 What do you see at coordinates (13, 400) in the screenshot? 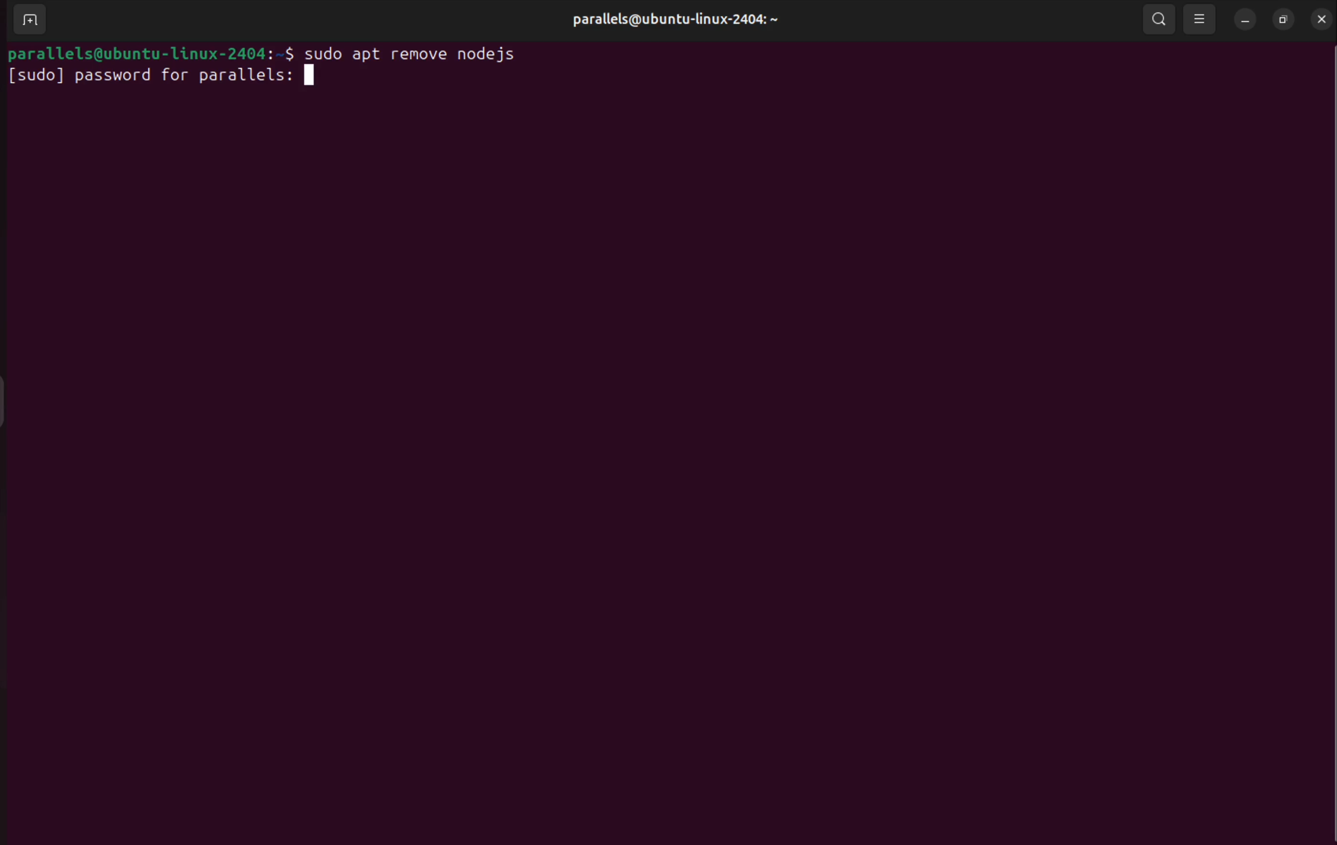
I see `Toggle button` at bounding box center [13, 400].